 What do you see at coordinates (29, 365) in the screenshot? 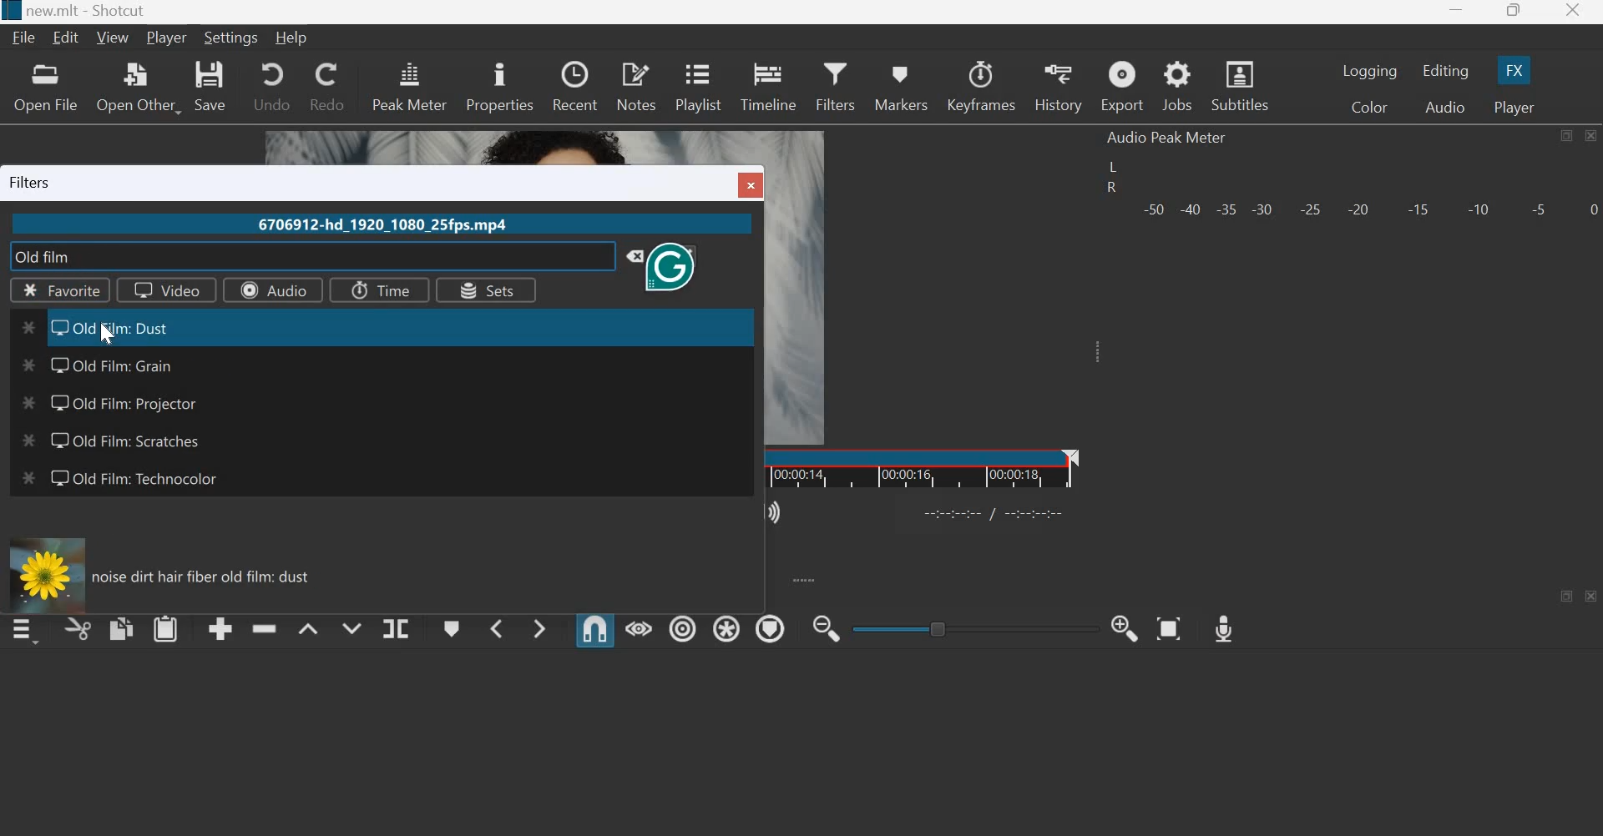
I see `` at bounding box center [29, 365].